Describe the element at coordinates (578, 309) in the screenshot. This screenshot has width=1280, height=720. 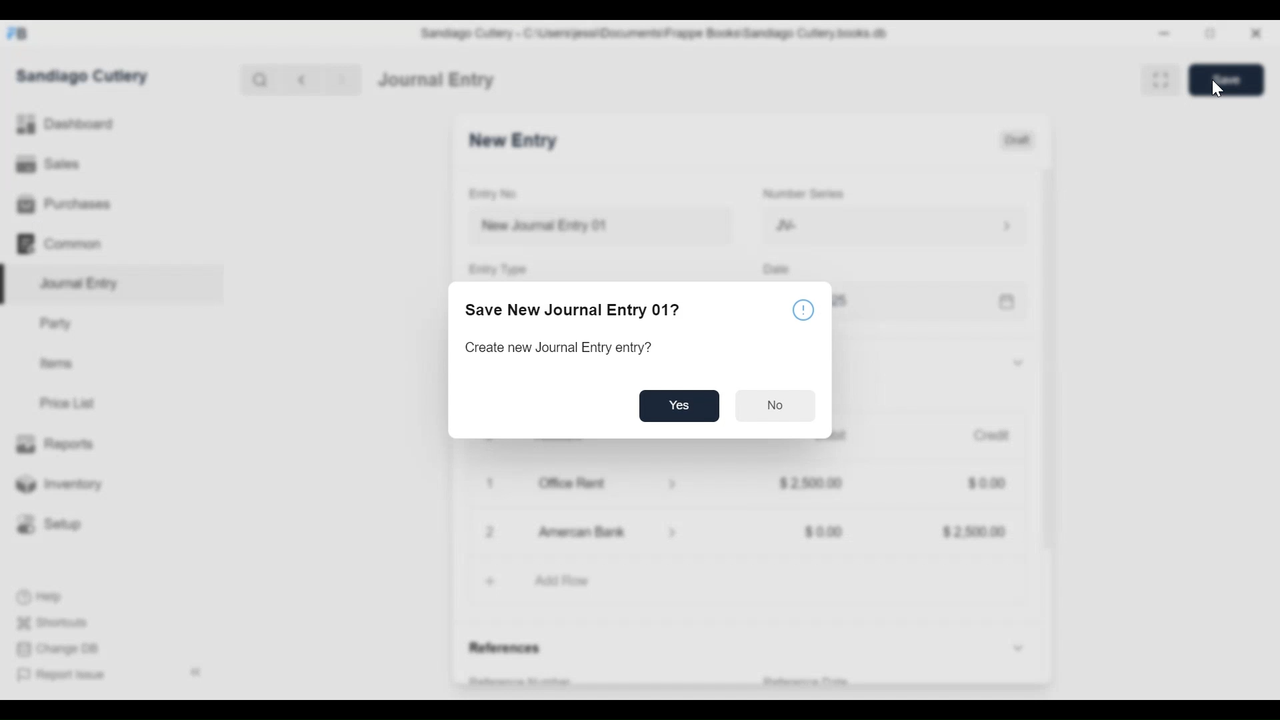
I see `Save New Journal Entry 01?` at that location.